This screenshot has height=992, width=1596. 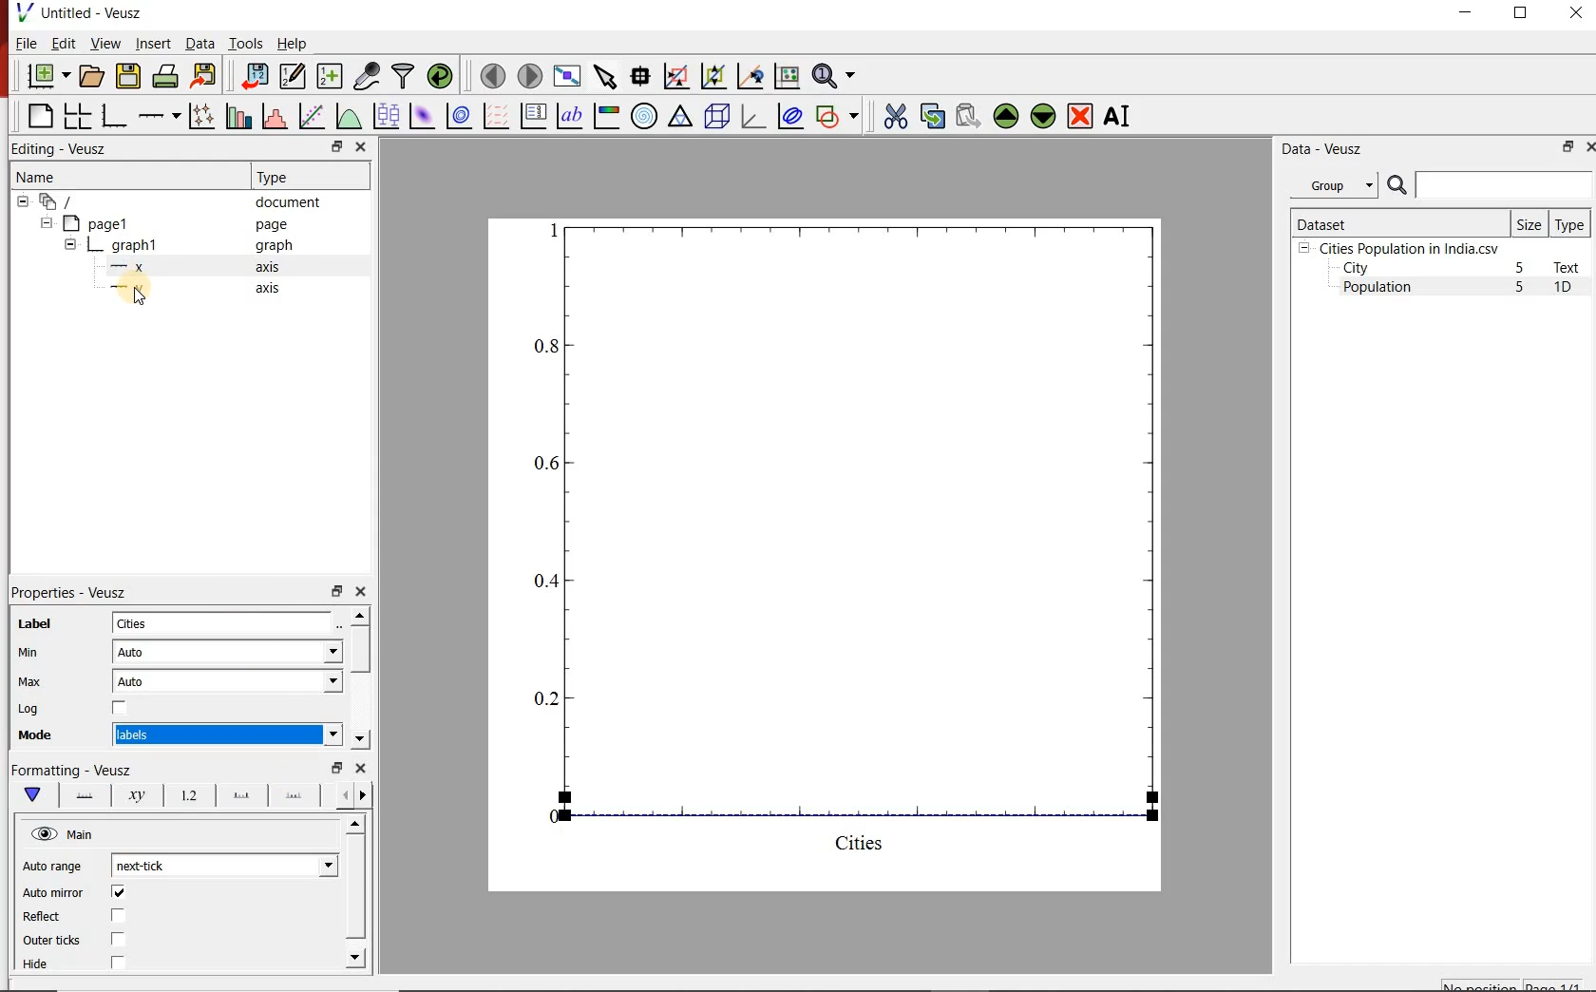 What do you see at coordinates (90, 76) in the screenshot?
I see `open a document` at bounding box center [90, 76].